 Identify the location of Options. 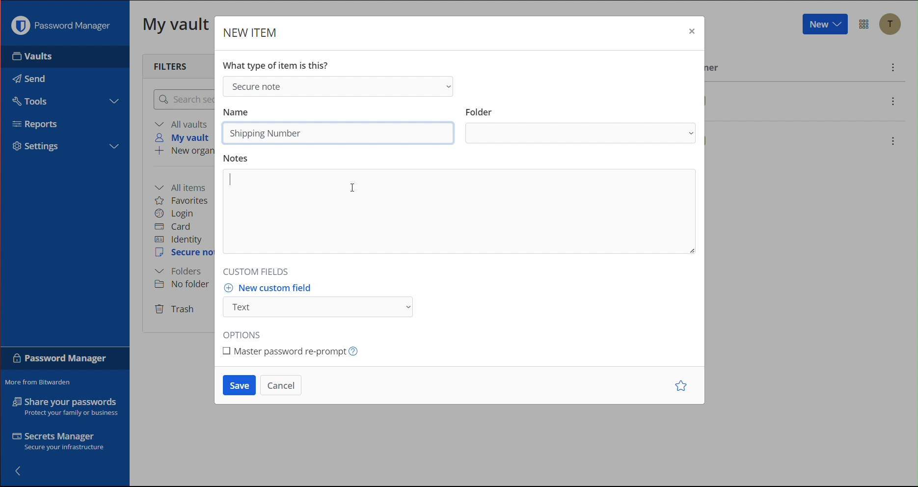
(244, 333).